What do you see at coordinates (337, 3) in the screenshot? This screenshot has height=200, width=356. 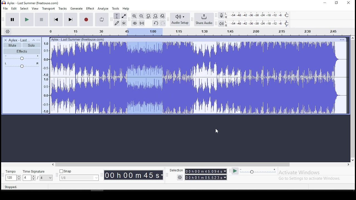 I see `restore` at bounding box center [337, 3].